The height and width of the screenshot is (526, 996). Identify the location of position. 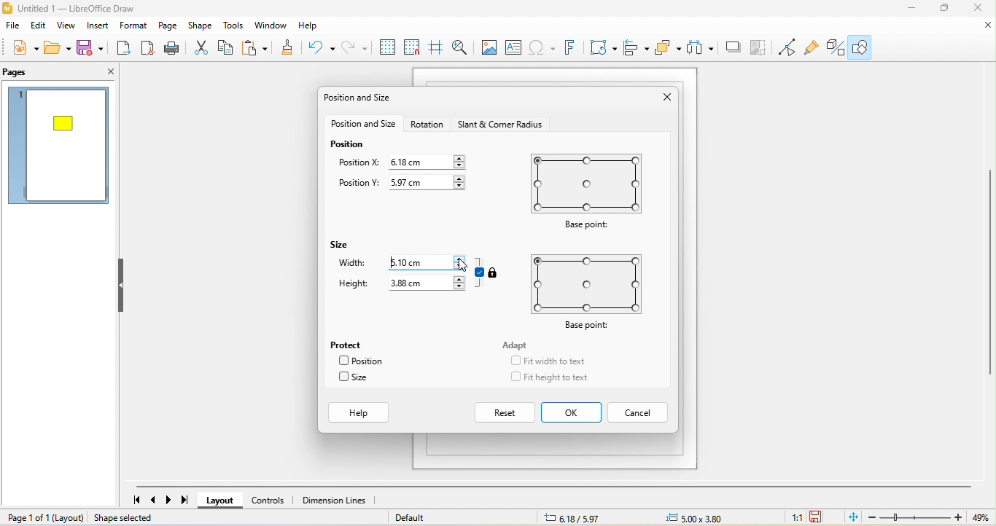
(345, 146).